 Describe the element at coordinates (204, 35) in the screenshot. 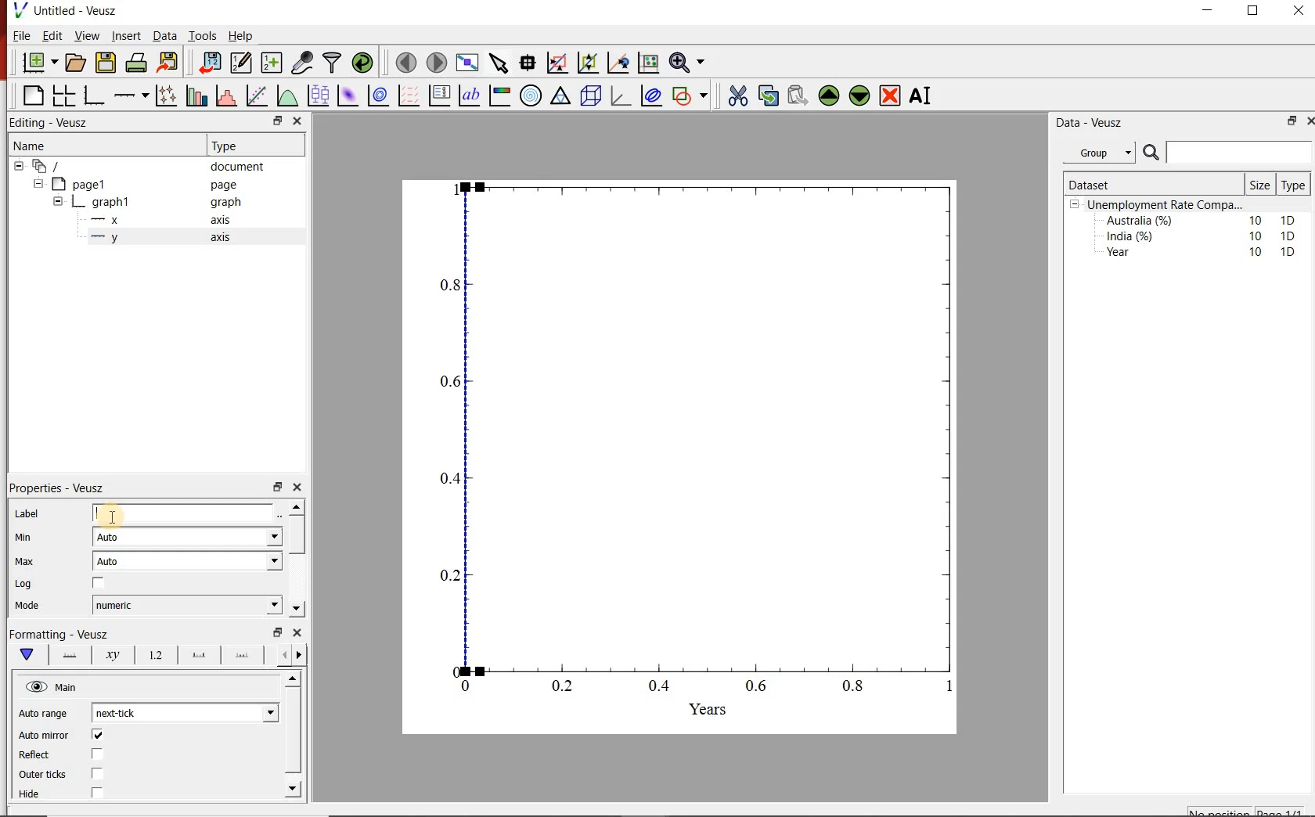

I see `Tools` at that location.